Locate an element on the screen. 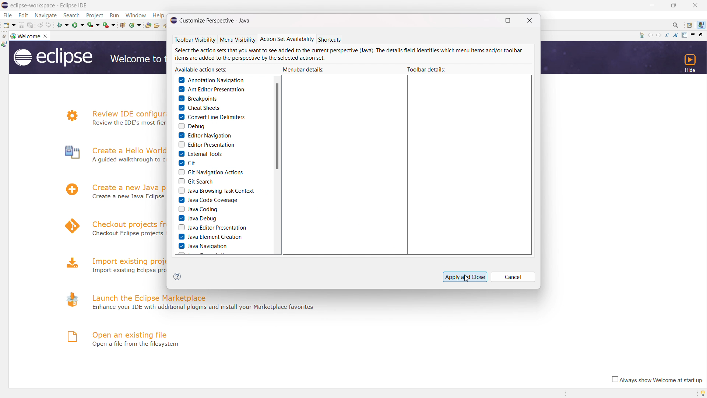 This screenshot has width=707, height=398. editor navigation is located at coordinates (204, 136).